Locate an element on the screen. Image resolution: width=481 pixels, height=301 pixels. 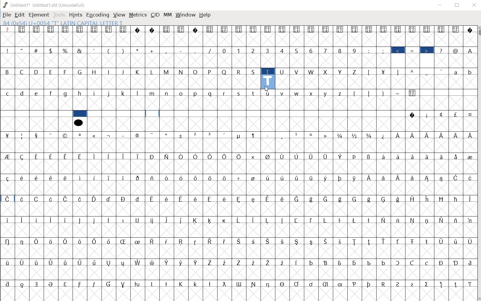
Symbol is located at coordinates (37, 177).